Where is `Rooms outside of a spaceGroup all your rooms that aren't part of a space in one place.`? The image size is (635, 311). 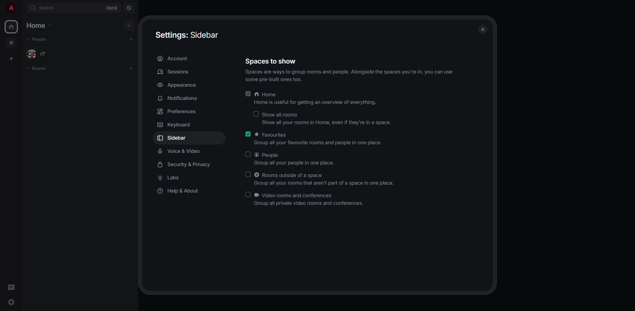
Rooms outside of a spaceGroup all your rooms that aren't part of a space in one place. is located at coordinates (325, 178).